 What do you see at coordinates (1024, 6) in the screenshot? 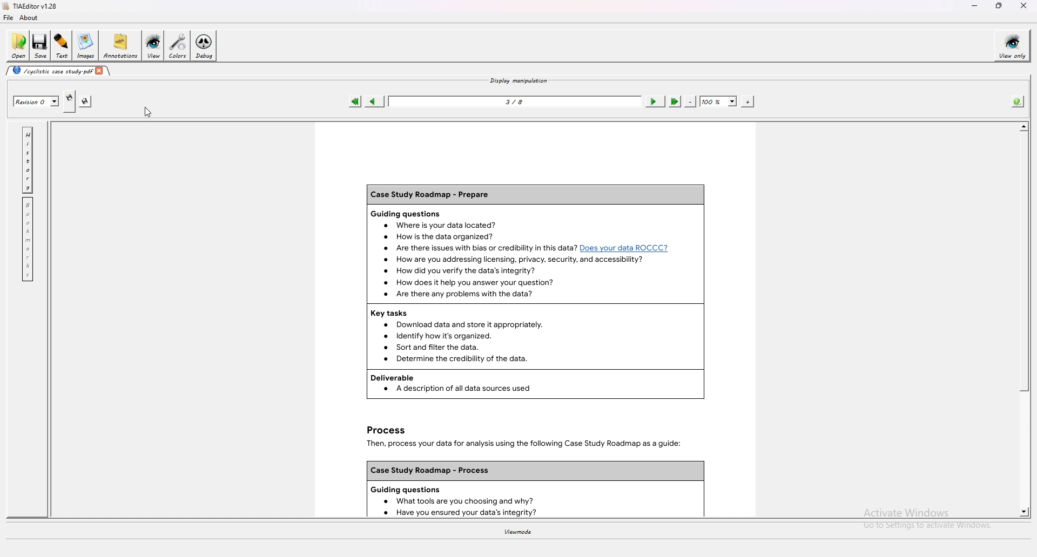
I see `close` at bounding box center [1024, 6].